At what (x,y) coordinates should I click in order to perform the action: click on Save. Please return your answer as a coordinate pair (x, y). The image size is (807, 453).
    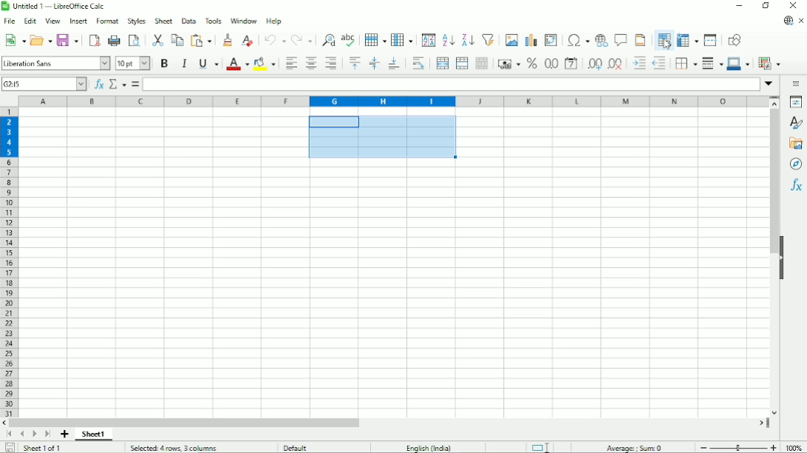
    Looking at the image, I should click on (67, 41).